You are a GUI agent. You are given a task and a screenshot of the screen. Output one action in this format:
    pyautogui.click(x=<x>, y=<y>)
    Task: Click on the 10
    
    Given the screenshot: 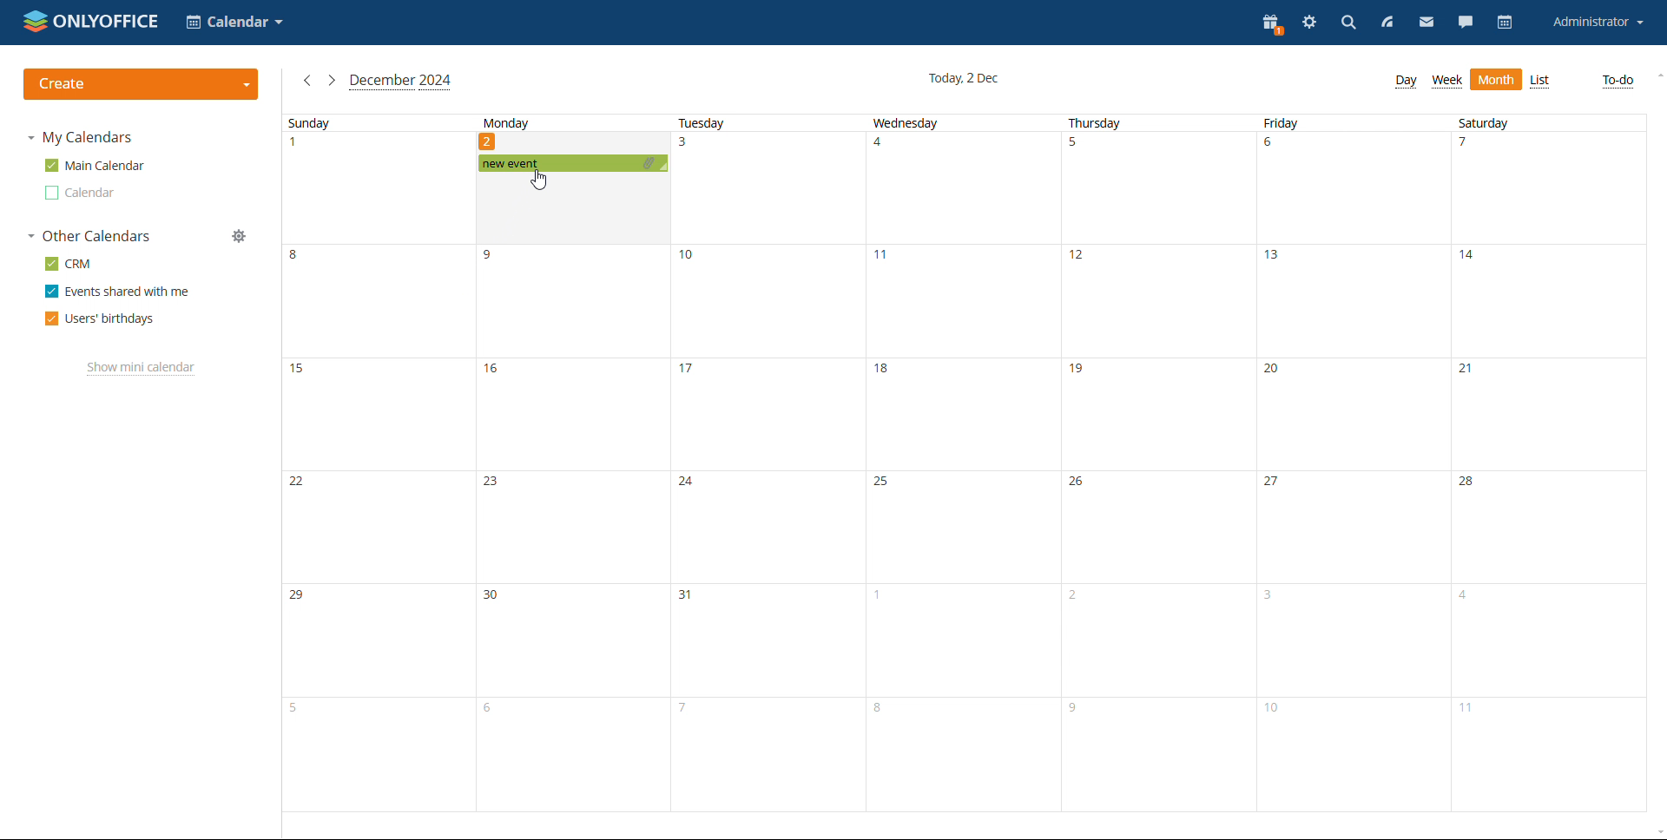 What is the action you would take?
    pyautogui.click(x=1278, y=713)
    